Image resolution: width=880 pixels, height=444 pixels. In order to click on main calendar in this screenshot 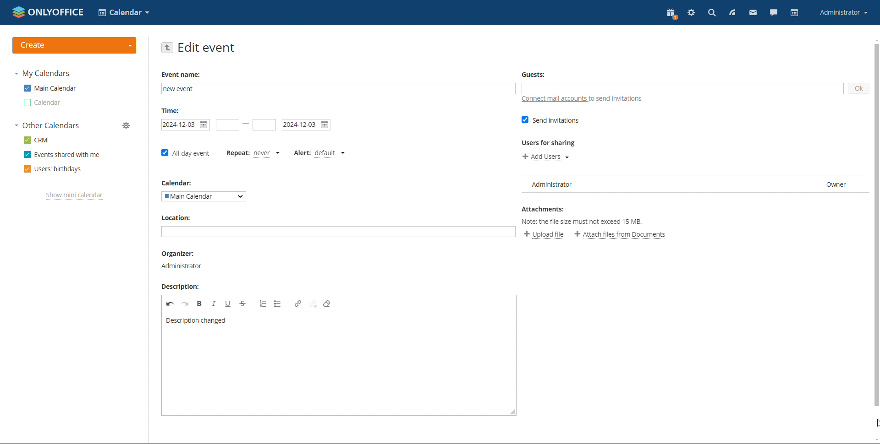, I will do `click(50, 88)`.